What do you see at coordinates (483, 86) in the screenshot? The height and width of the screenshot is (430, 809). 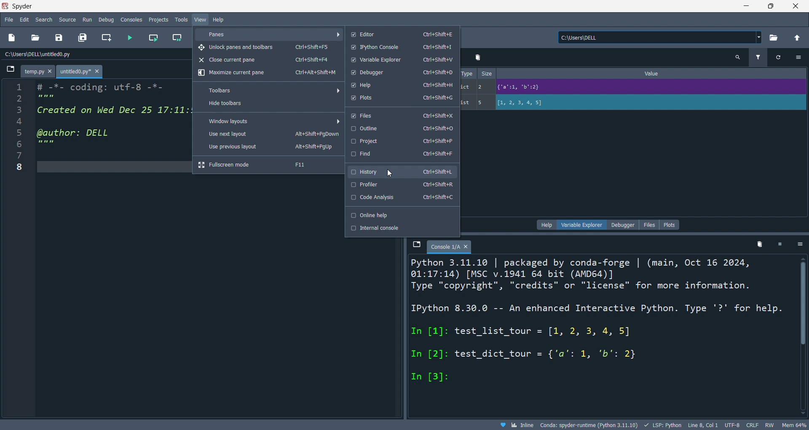 I see `2` at bounding box center [483, 86].